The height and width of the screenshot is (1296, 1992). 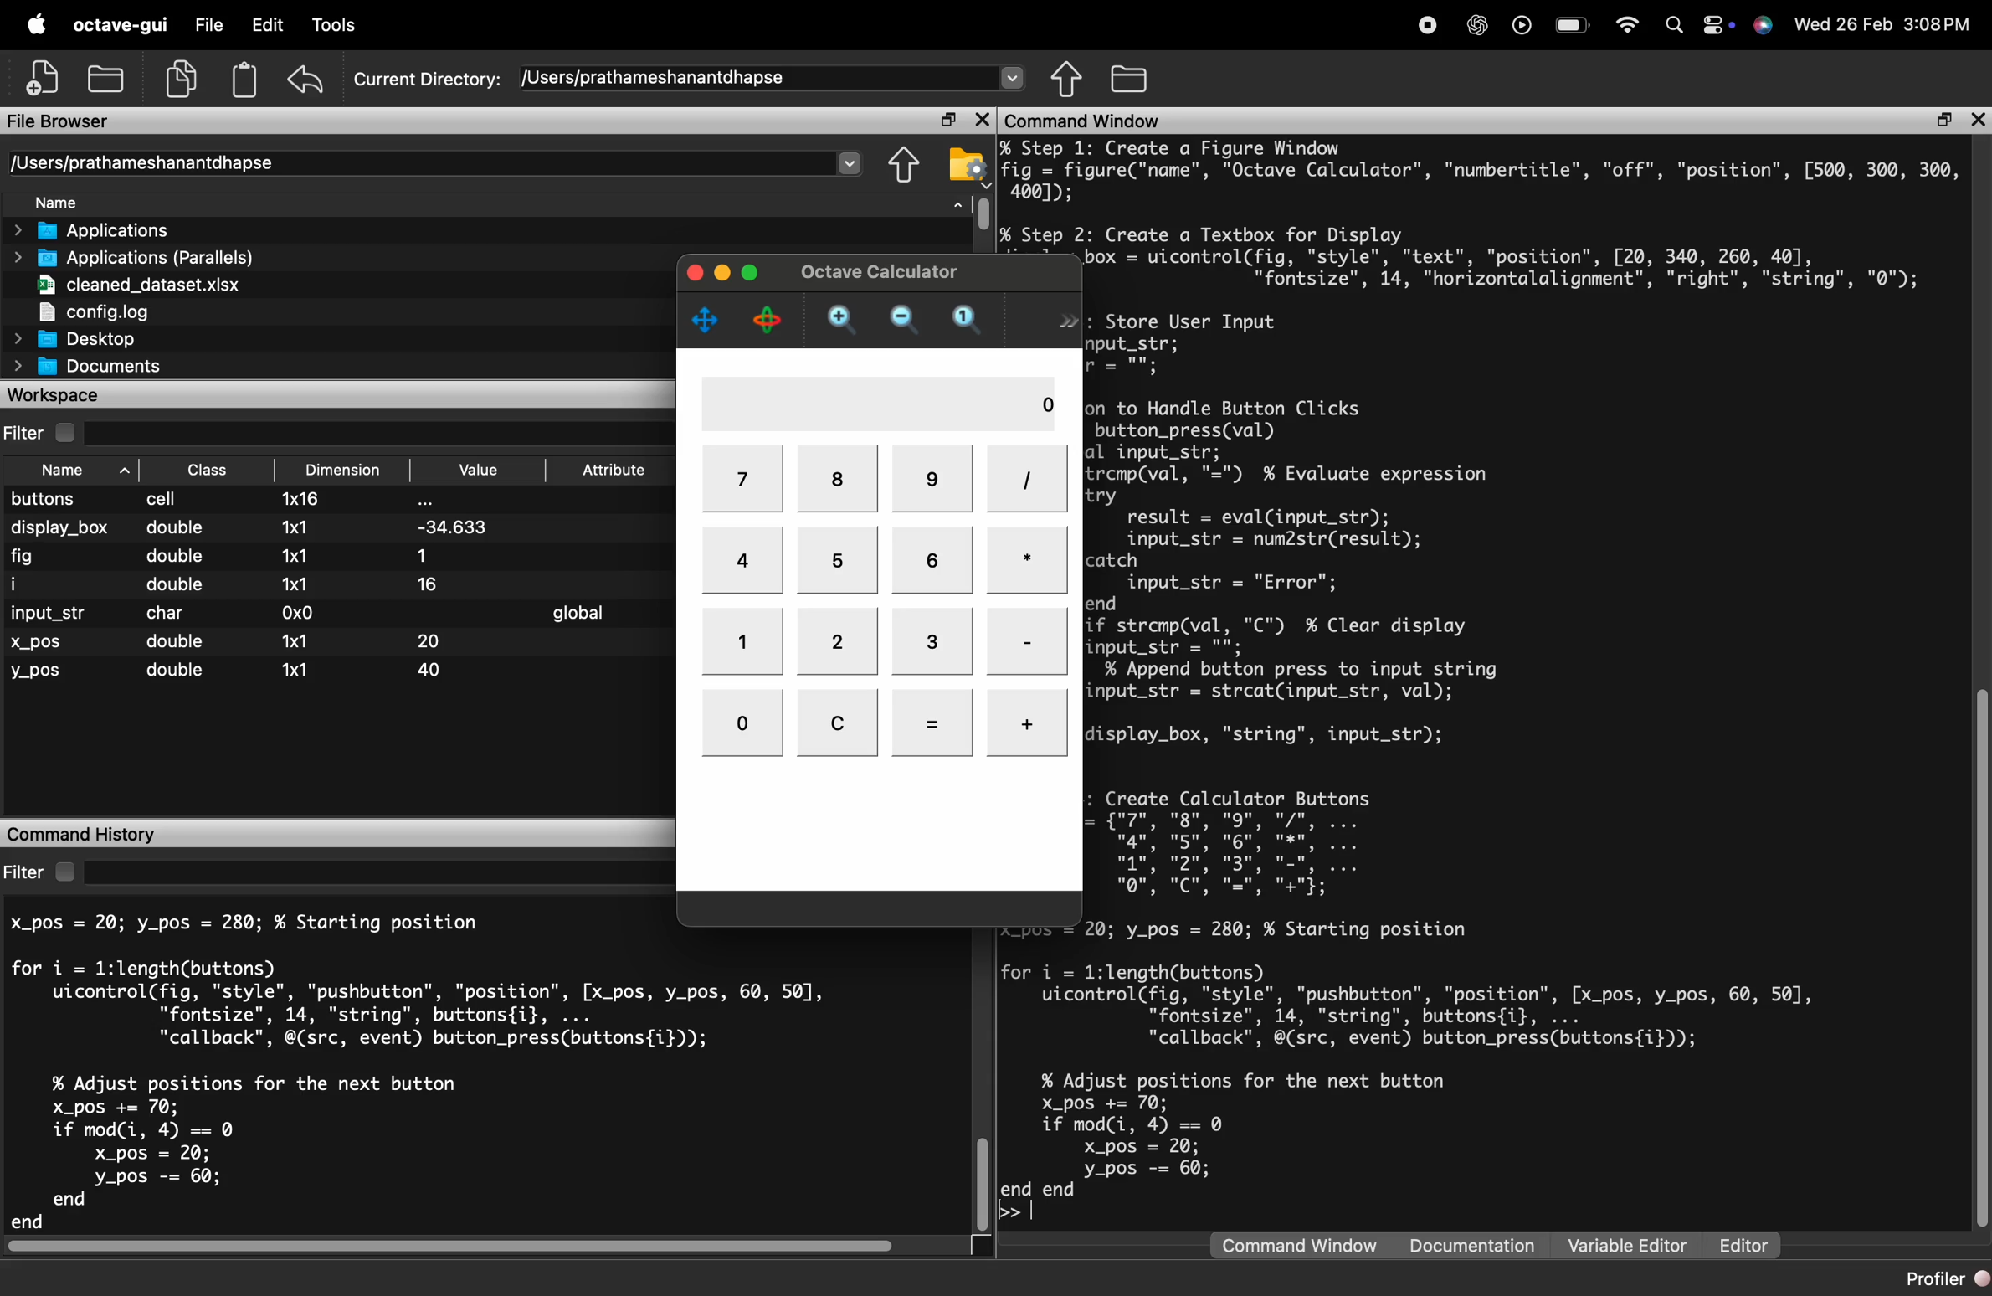 I want to click on 1x16, so click(x=300, y=496).